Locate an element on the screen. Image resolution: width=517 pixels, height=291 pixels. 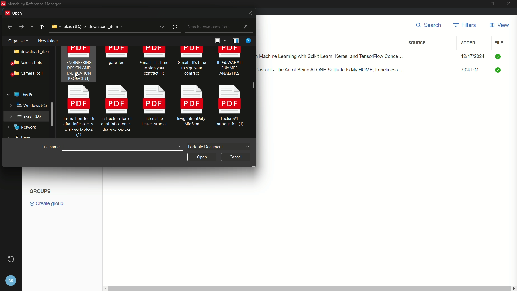
source is located at coordinates (418, 43).